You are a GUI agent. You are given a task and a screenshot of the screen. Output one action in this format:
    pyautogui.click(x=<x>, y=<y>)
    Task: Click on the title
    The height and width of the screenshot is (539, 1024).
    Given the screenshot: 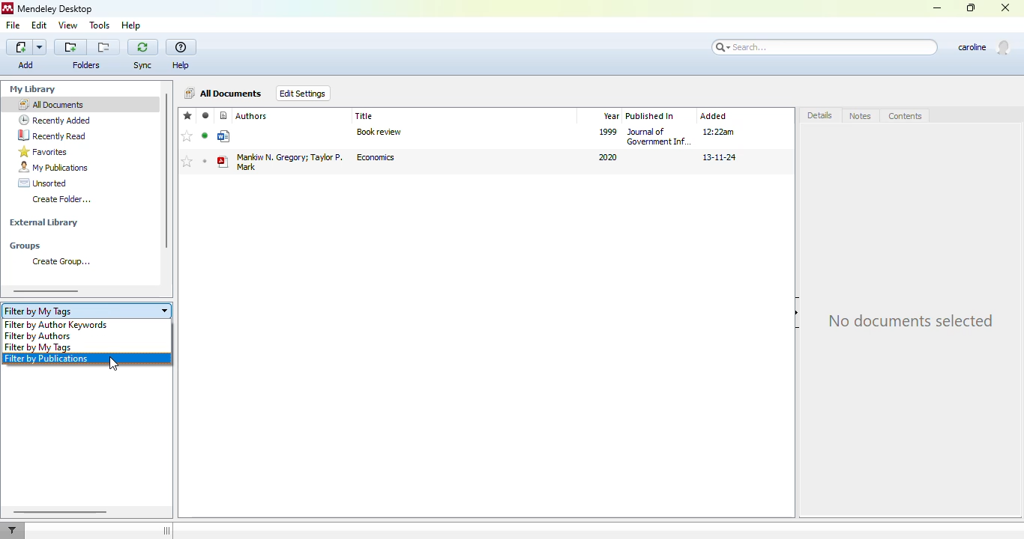 What is the action you would take?
    pyautogui.click(x=364, y=115)
    